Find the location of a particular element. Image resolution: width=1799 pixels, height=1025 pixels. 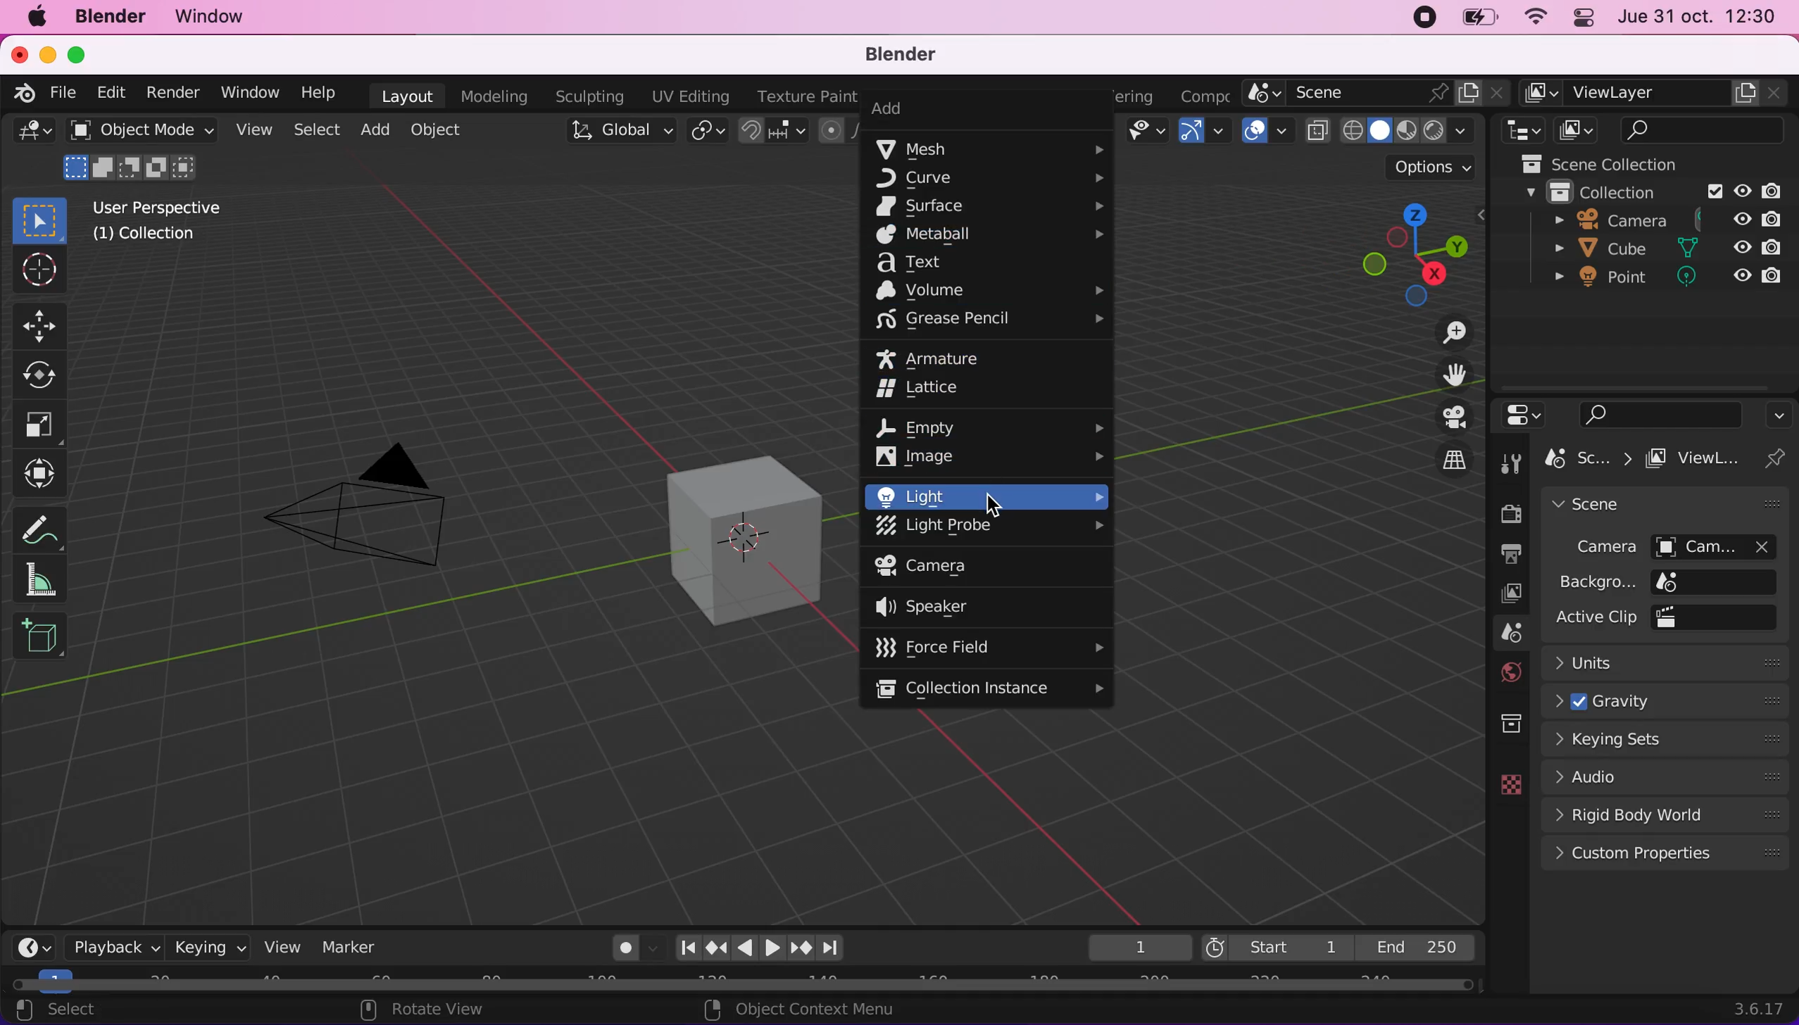

scene collection is located at coordinates (1593, 163).